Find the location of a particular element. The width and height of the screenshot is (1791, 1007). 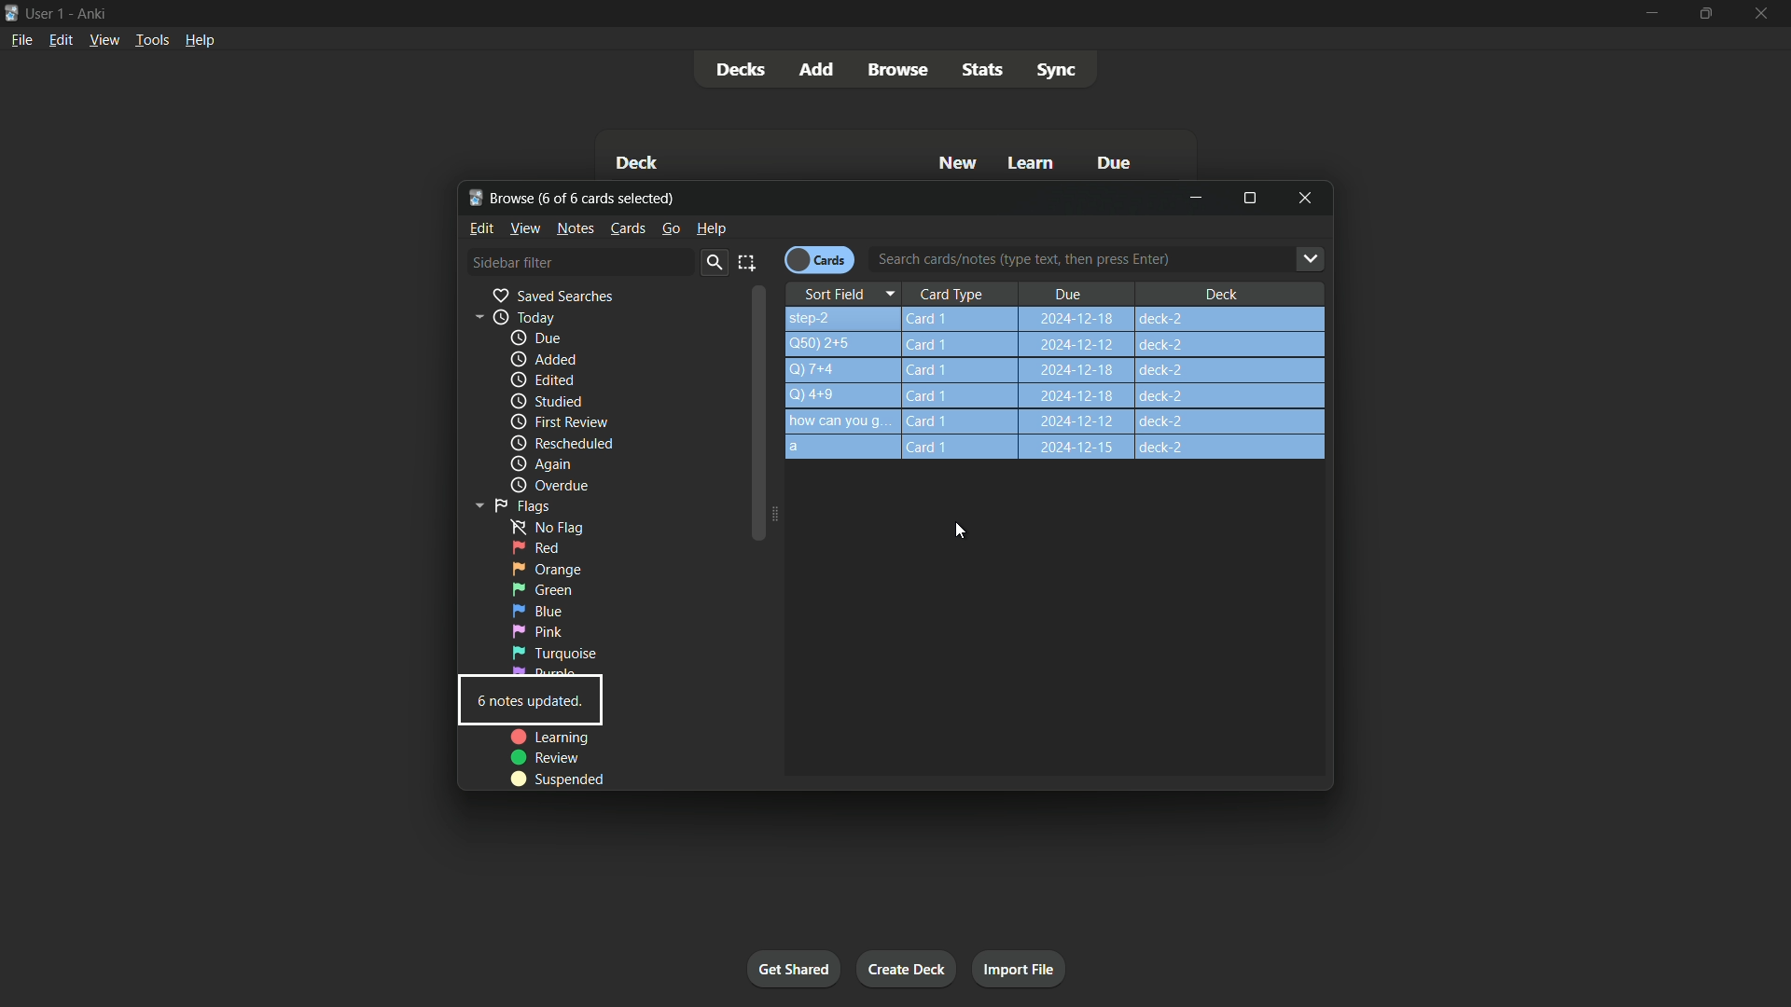

Maximize is located at coordinates (1703, 13).